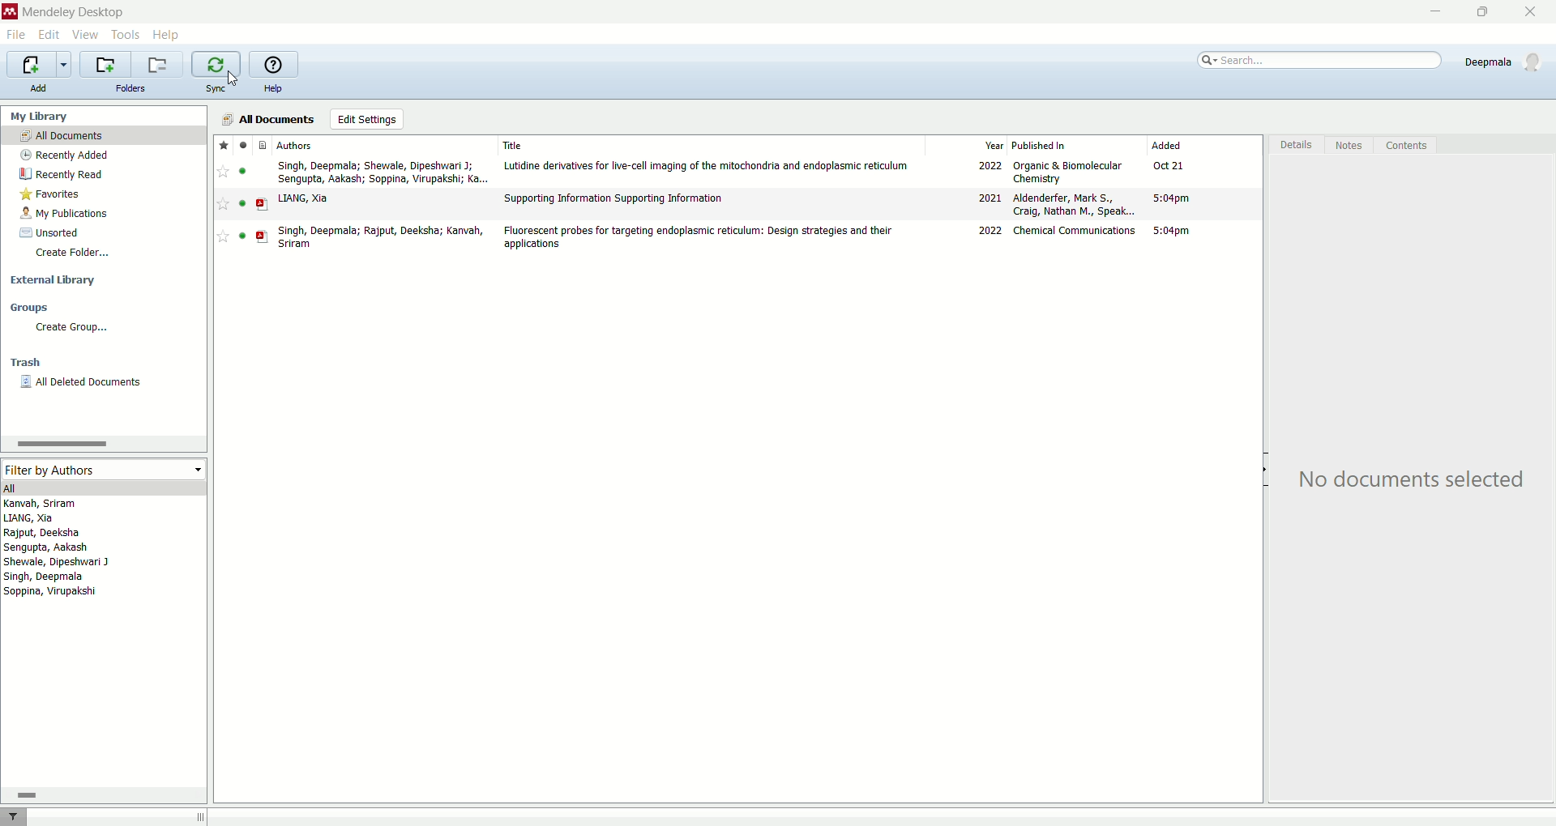 This screenshot has width=1556, height=826. What do you see at coordinates (52, 592) in the screenshot?
I see `Soppina, Virupakshi` at bounding box center [52, 592].